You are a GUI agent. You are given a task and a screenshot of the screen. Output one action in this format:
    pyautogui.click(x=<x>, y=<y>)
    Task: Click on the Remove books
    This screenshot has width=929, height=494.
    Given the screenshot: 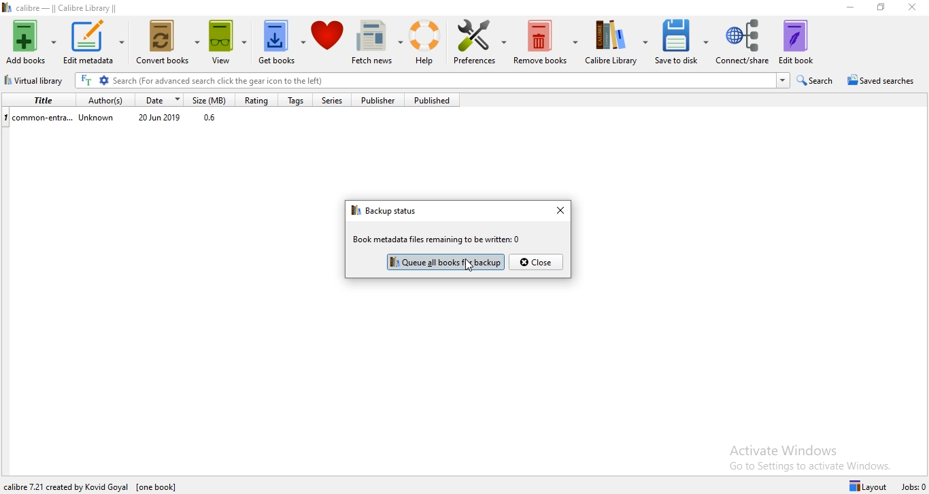 What is the action you would take?
    pyautogui.click(x=545, y=44)
    